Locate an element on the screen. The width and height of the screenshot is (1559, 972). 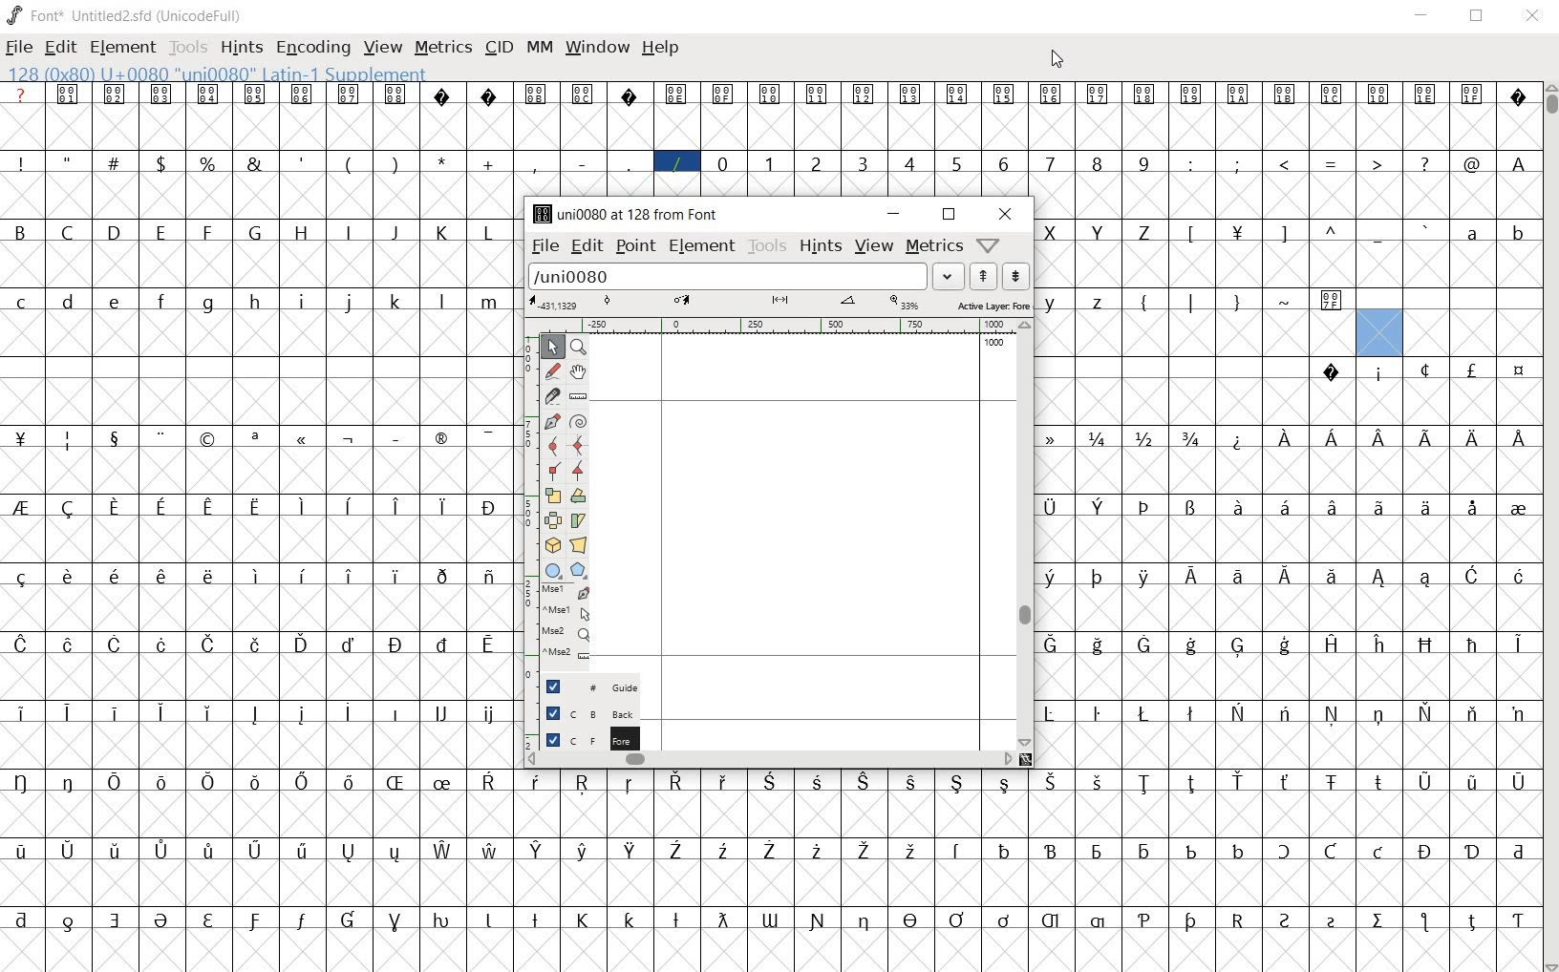
glyph is located at coordinates (582, 920).